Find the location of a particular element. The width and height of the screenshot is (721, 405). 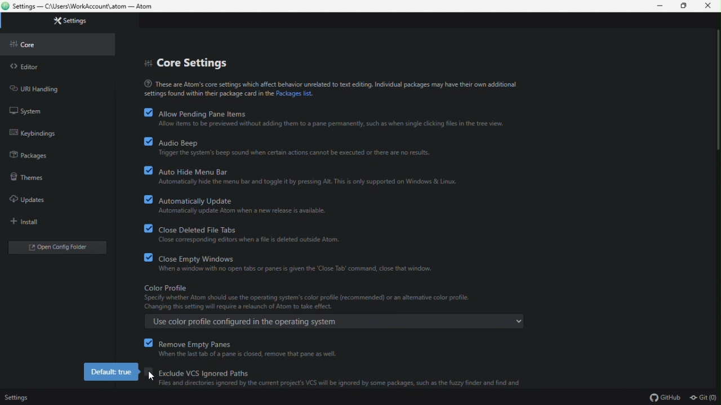

checkbox is located at coordinates (143, 171).